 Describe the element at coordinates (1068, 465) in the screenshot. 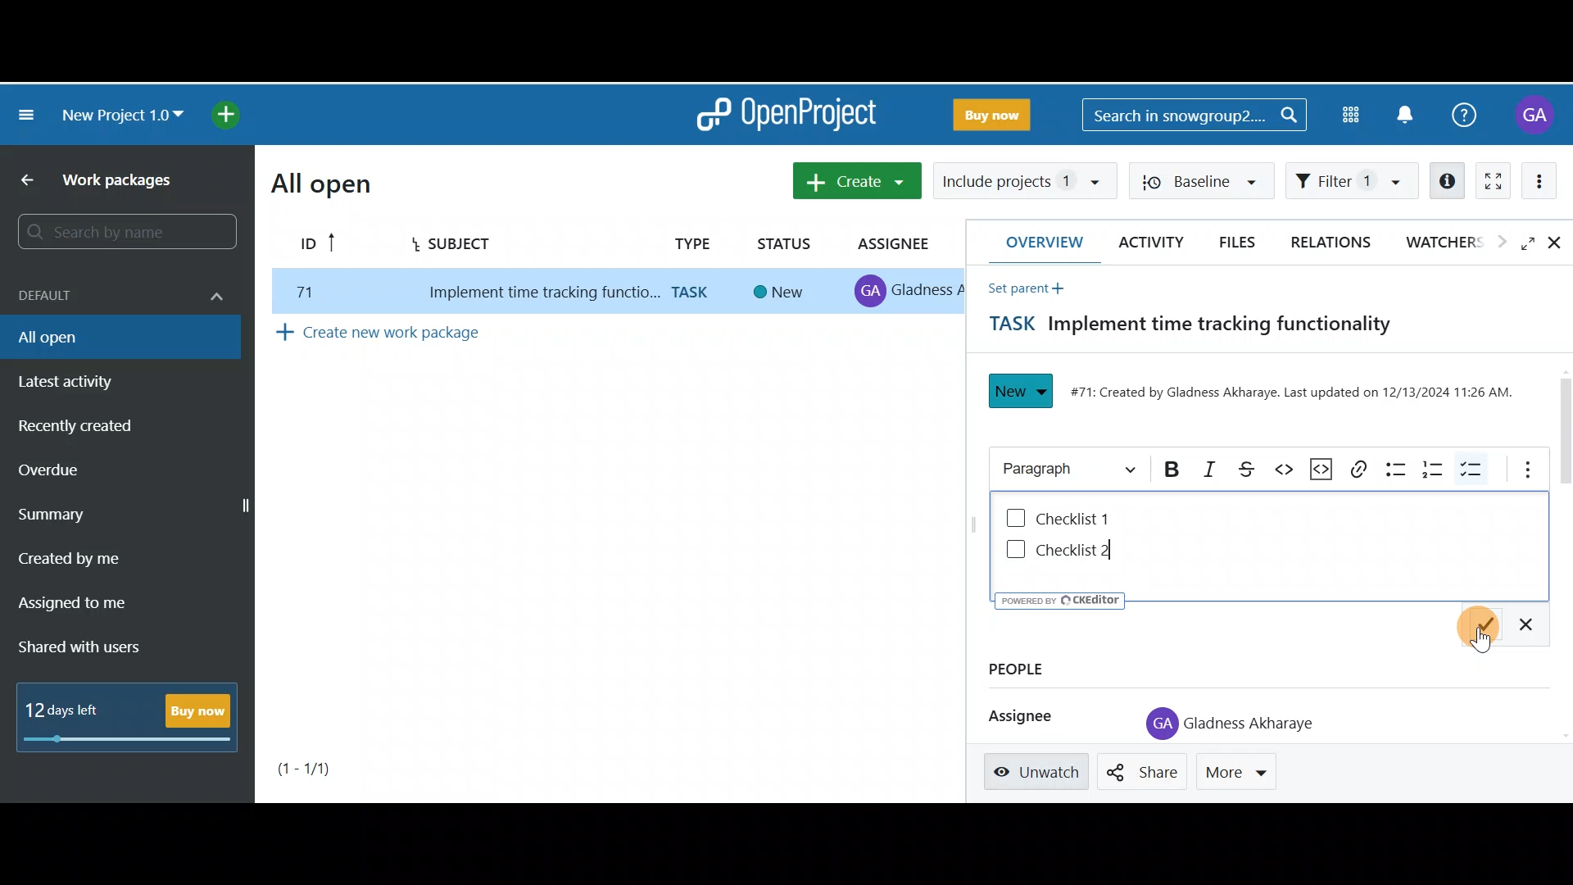

I see `Heading` at that location.